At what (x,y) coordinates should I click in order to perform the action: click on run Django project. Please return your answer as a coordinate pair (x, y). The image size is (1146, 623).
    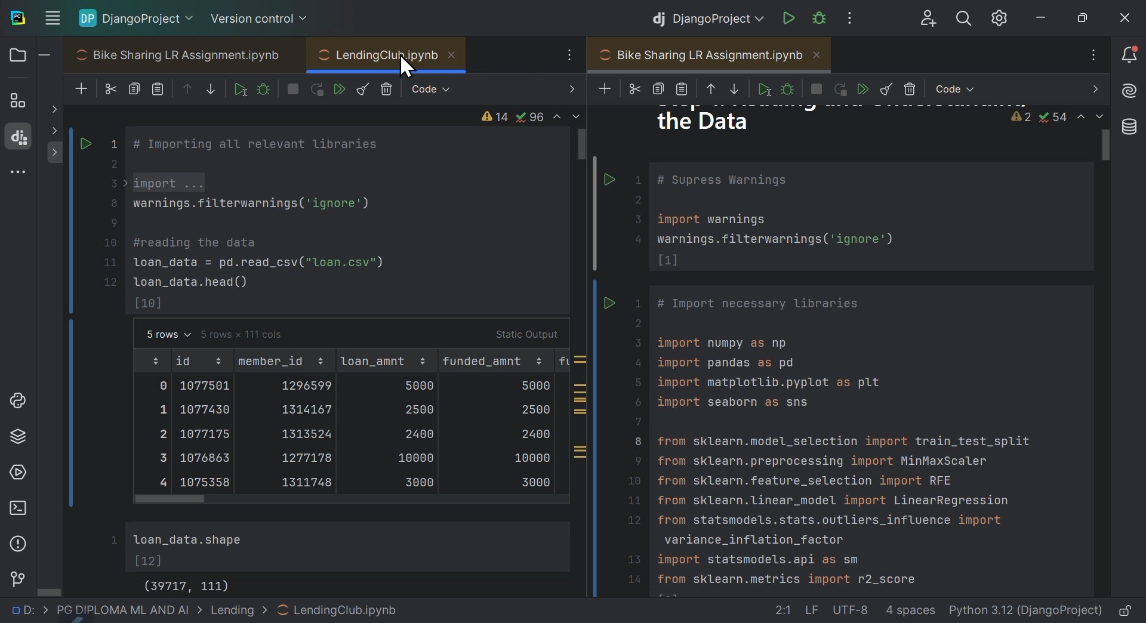
    Looking at the image, I should click on (786, 15).